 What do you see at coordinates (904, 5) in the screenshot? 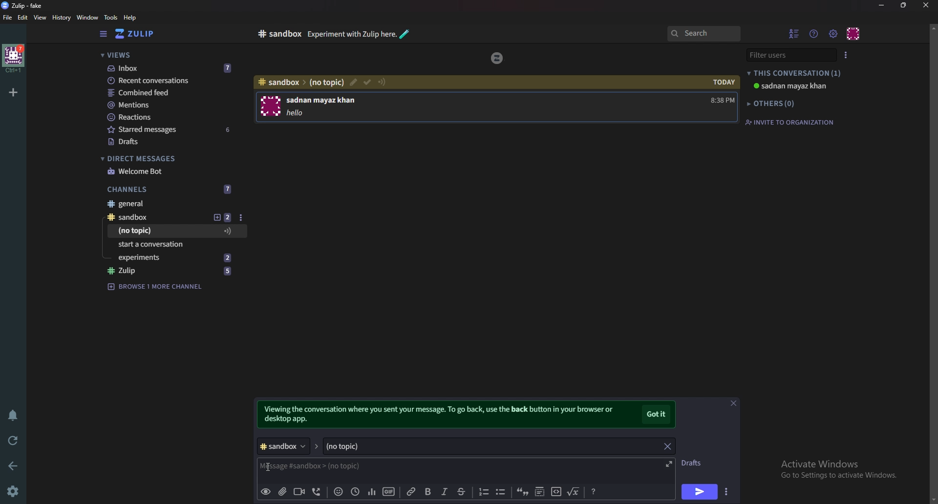
I see `Resize` at bounding box center [904, 5].